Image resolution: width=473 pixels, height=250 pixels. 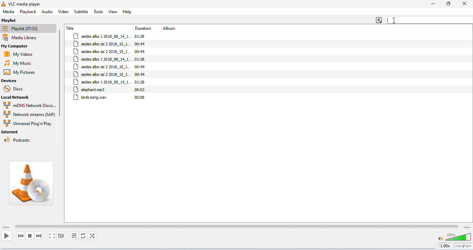 What do you see at coordinates (29, 28) in the screenshot?
I see `playlist [07:33]` at bounding box center [29, 28].